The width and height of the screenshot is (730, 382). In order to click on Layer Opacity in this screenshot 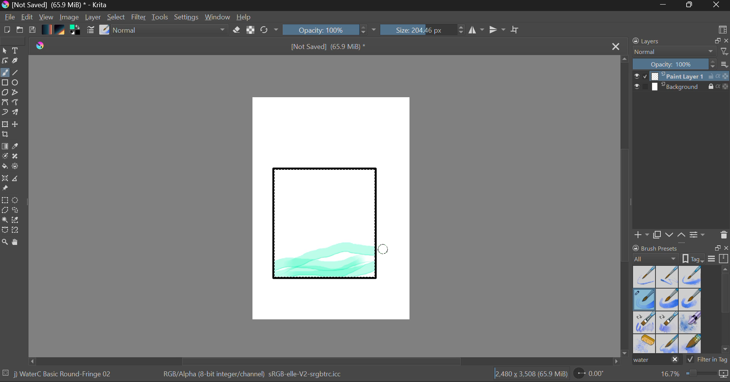, I will do `click(682, 65)`.